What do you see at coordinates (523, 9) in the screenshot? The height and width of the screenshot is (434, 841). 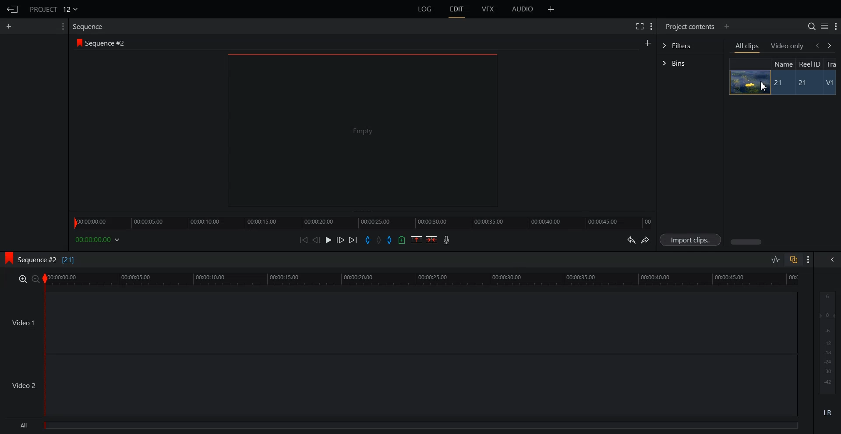 I see `AUDIO` at bounding box center [523, 9].